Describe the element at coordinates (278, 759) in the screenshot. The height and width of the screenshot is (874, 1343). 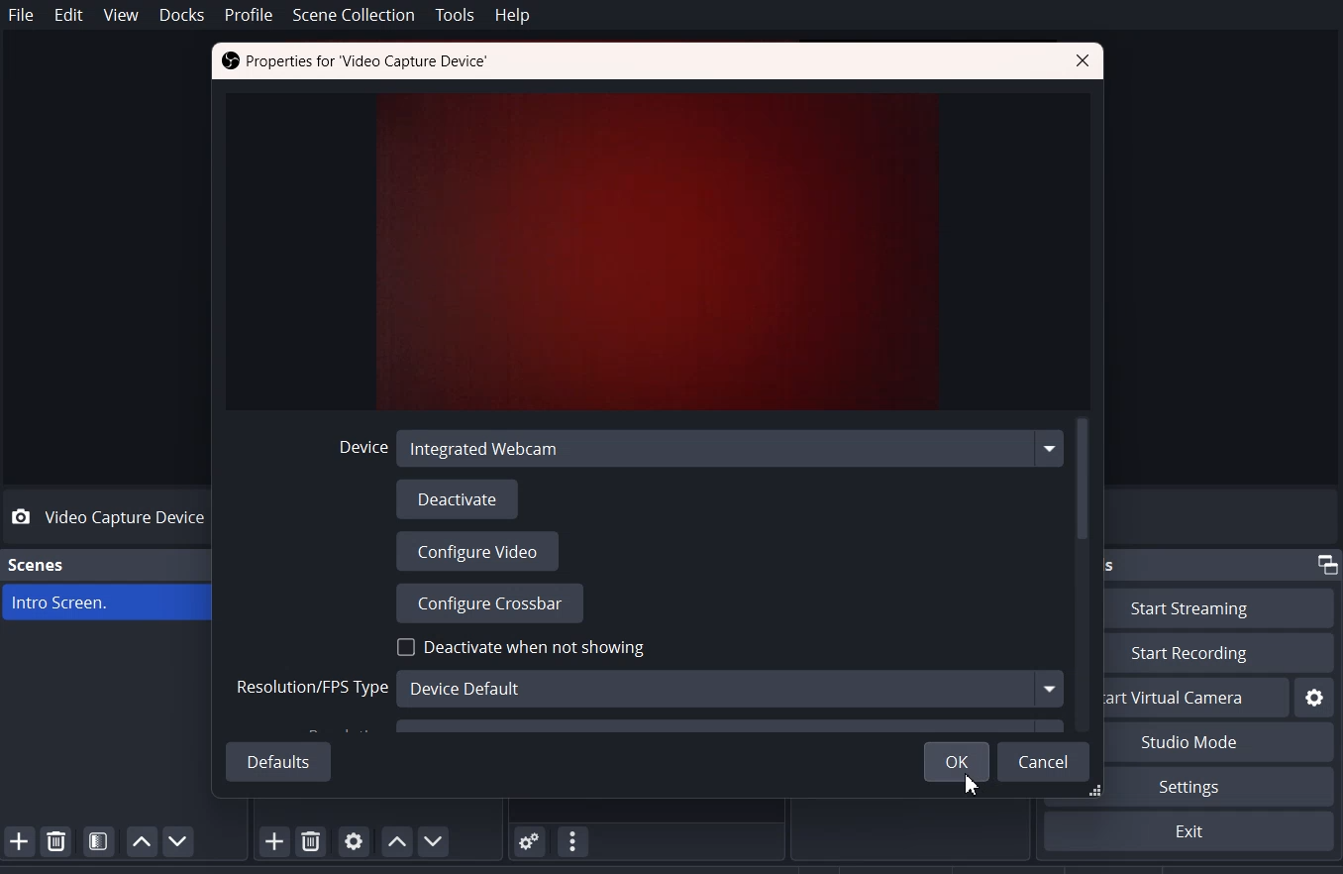
I see `Default` at that location.